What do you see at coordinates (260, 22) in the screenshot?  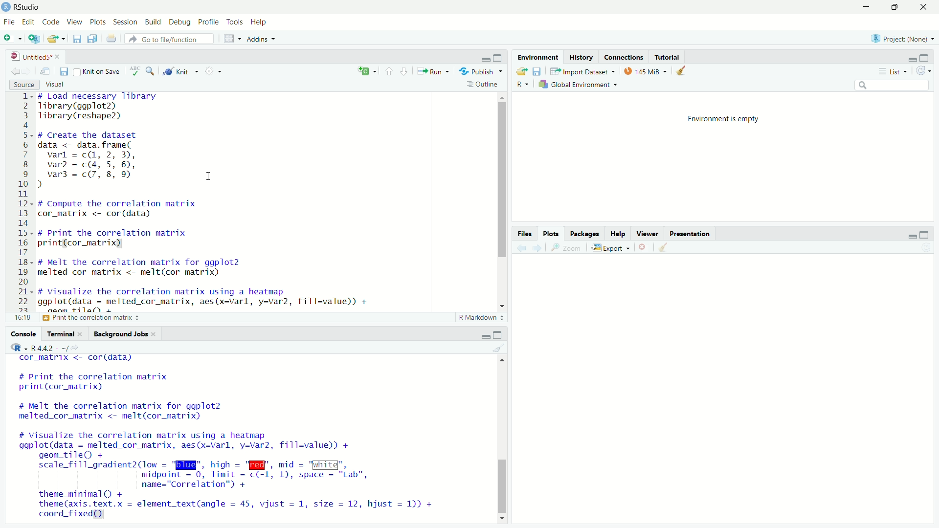 I see `help` at bounding box center [260, 22].